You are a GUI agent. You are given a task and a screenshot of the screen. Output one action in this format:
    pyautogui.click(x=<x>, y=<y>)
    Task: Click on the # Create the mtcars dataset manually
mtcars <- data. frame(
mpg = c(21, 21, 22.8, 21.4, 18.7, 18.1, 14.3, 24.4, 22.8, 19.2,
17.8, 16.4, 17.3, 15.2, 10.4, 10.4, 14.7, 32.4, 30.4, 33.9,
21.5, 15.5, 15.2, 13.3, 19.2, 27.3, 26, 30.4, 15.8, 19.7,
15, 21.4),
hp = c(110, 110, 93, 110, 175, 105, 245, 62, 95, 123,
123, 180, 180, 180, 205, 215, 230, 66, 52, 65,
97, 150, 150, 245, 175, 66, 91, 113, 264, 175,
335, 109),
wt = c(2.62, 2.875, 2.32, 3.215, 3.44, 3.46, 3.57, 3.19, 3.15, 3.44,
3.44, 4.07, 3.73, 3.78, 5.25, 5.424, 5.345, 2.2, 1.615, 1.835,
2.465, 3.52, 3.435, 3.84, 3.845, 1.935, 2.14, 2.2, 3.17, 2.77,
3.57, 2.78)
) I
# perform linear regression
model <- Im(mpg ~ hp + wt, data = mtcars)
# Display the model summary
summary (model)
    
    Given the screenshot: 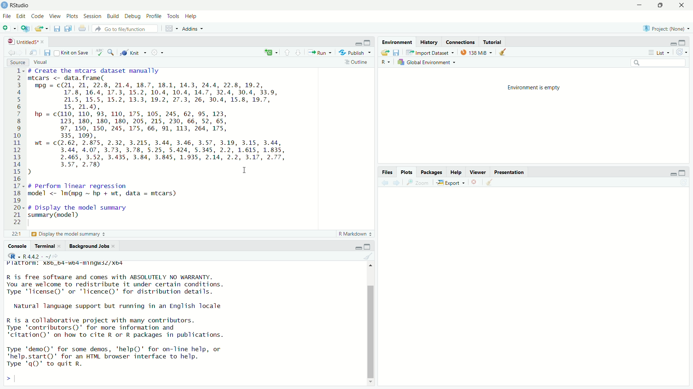 What is the action you would take?
    pyautogui.click(x=157, y=145)
    